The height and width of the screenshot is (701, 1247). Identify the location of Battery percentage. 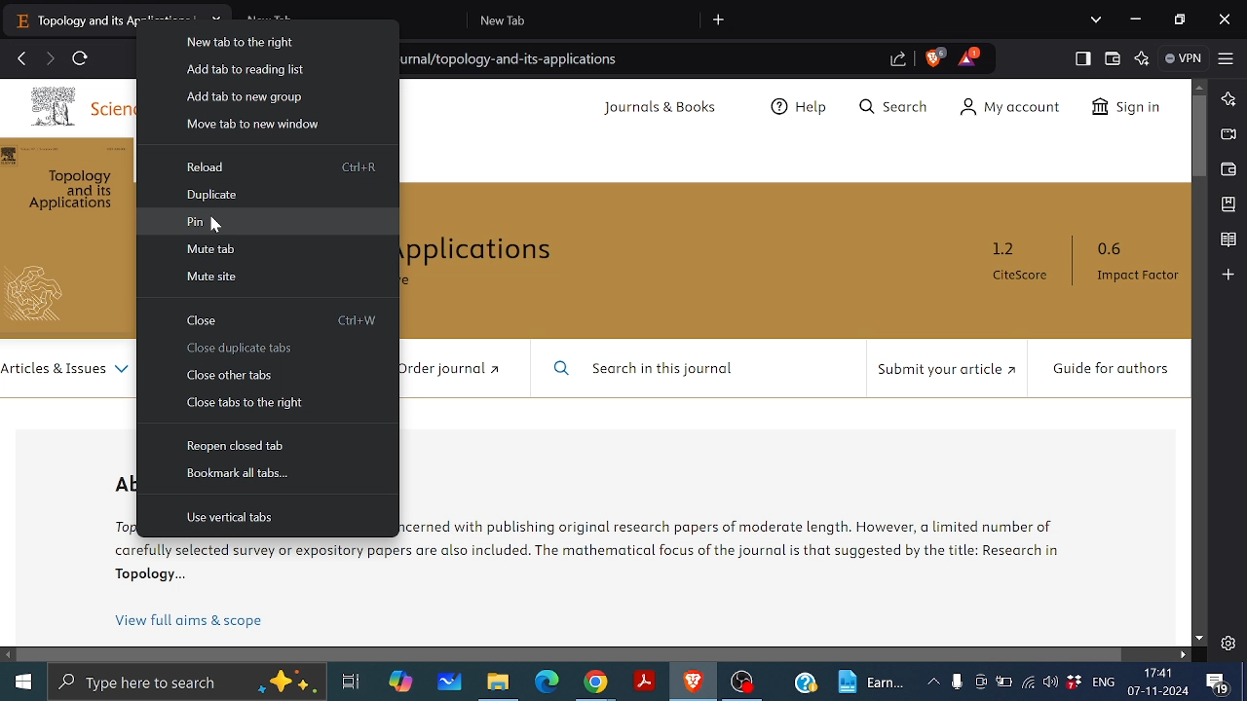
(1002, 682).